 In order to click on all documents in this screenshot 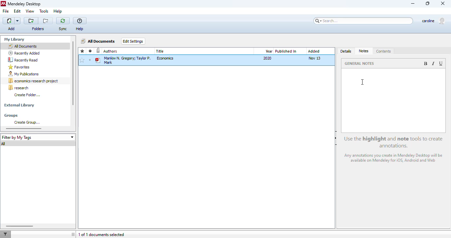, I will do `click(22, 46)`.